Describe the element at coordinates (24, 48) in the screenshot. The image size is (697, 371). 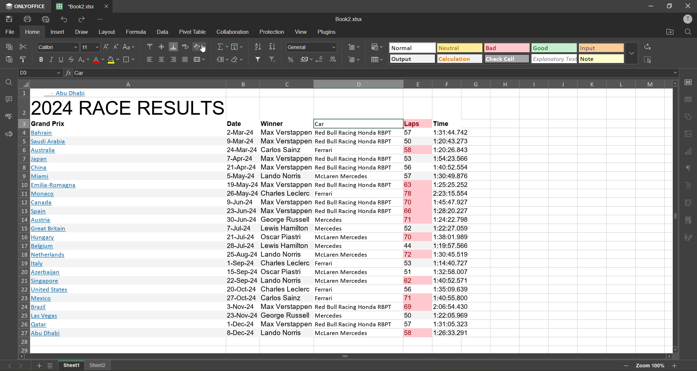
I see `cut` at that location.